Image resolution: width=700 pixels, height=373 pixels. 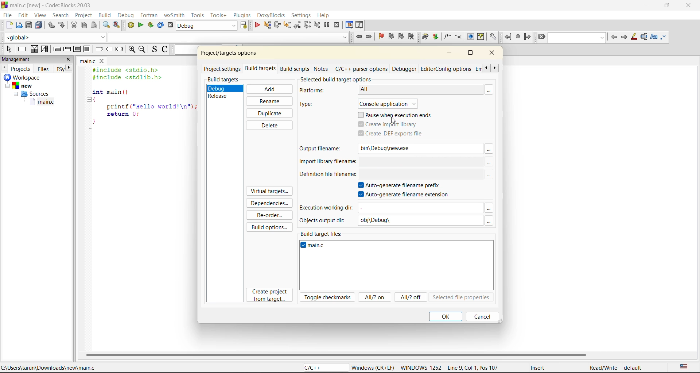 I want to click on entry condition loop, so click(x=58, y=49).